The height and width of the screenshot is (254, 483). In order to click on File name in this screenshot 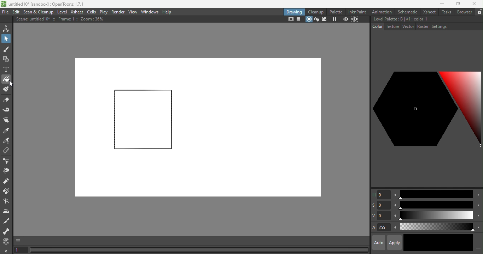, I will do `click(49, 4)`.